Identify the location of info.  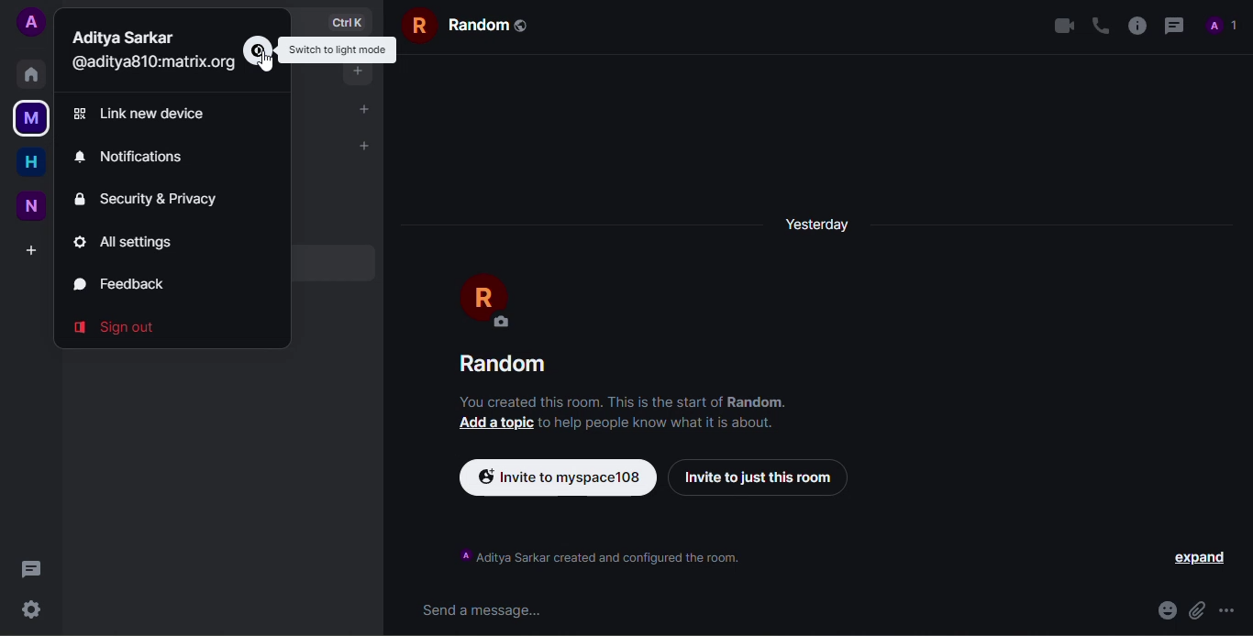
(625, 401).